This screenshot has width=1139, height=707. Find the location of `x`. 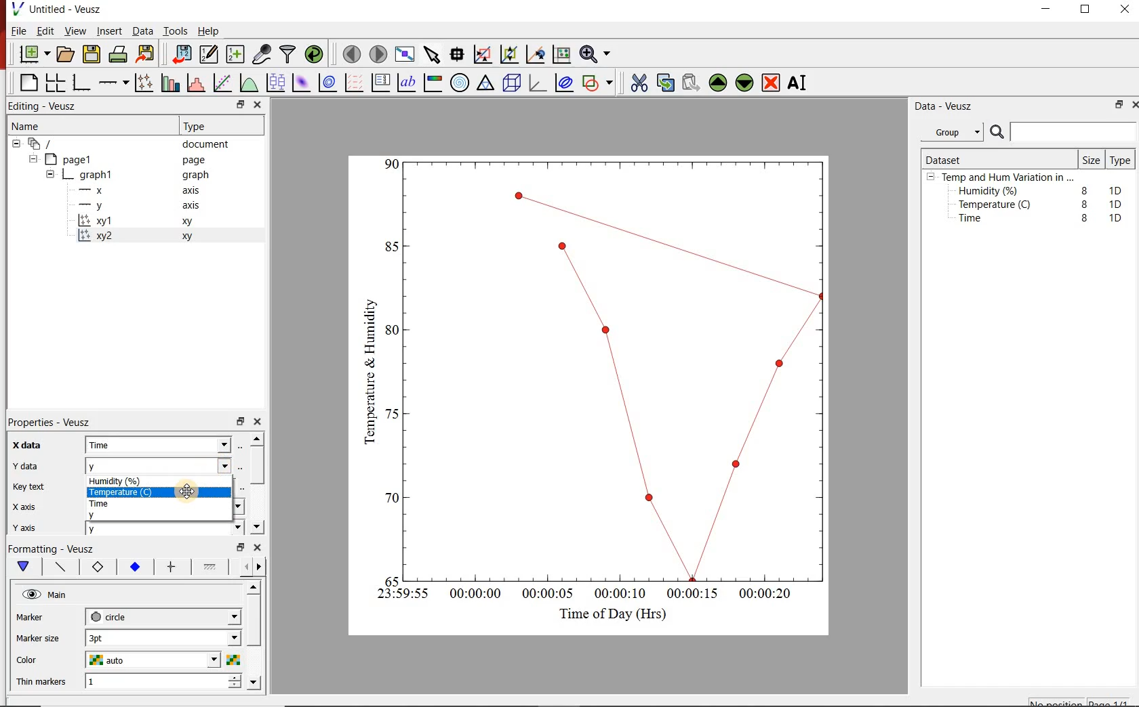

x is located at coordinates (98, 190).